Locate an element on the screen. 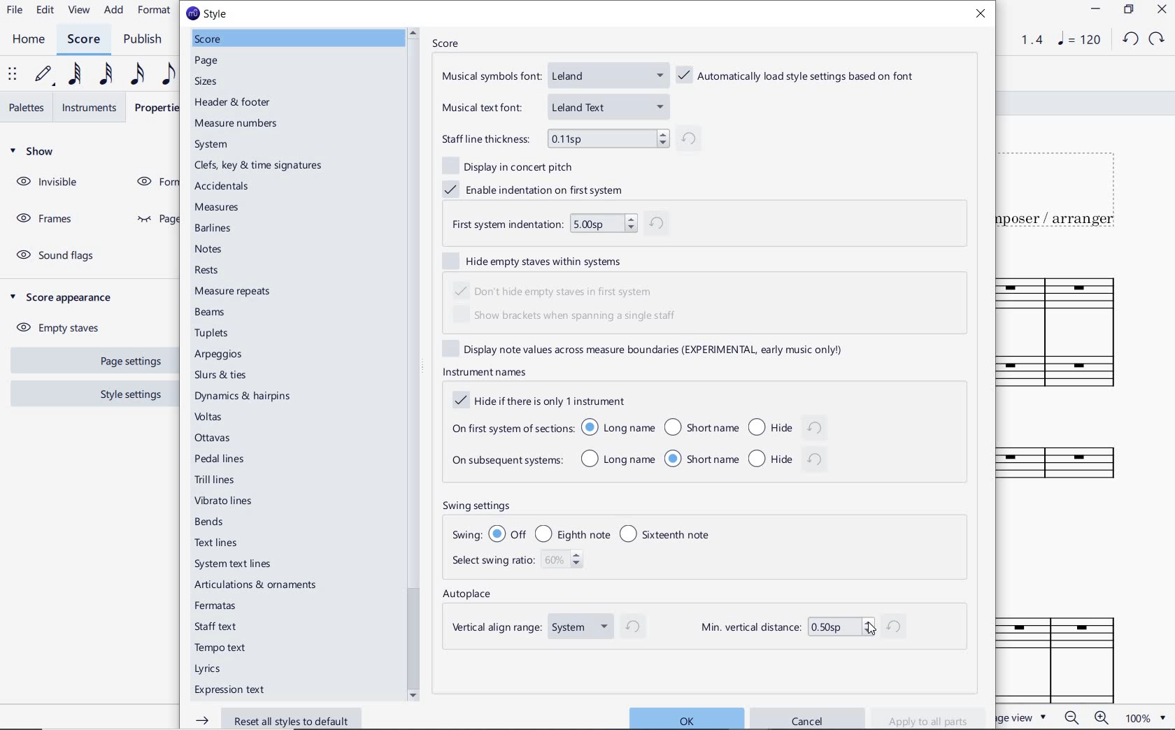 This screenshot has width=1175, height=730. sizes is located at coordinates (204, 83).